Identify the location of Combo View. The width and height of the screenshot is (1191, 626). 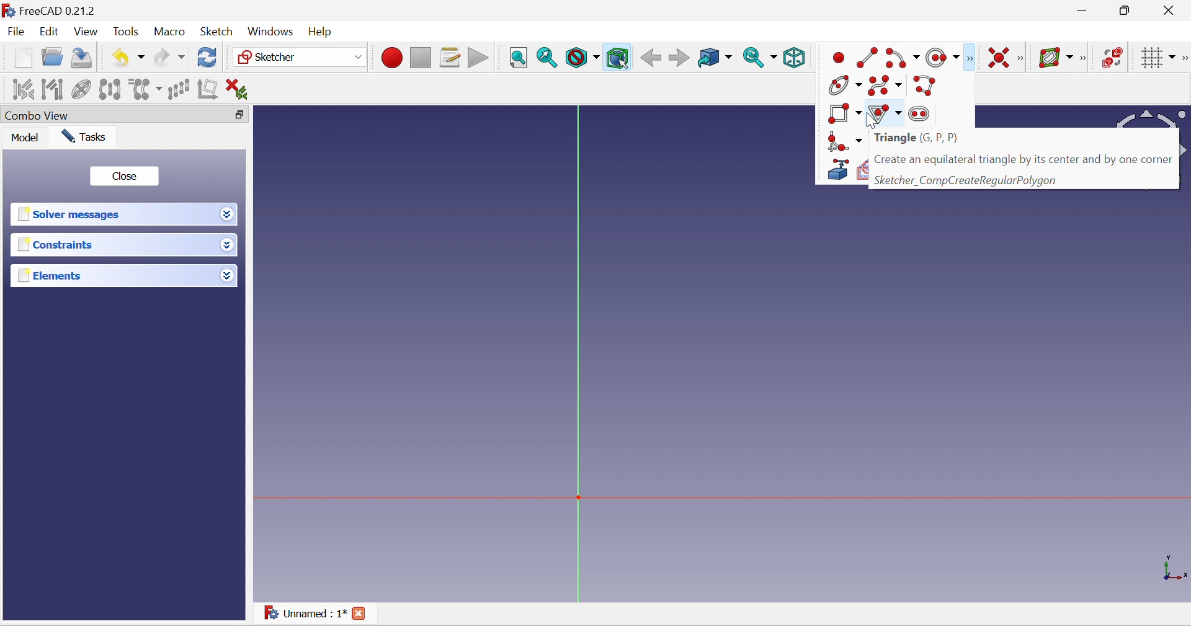
(111, 115).